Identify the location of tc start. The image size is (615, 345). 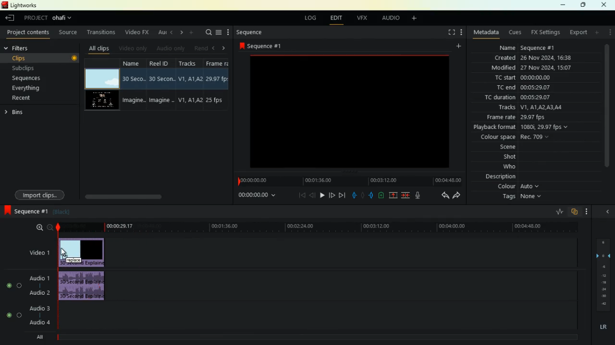
(504, 78).